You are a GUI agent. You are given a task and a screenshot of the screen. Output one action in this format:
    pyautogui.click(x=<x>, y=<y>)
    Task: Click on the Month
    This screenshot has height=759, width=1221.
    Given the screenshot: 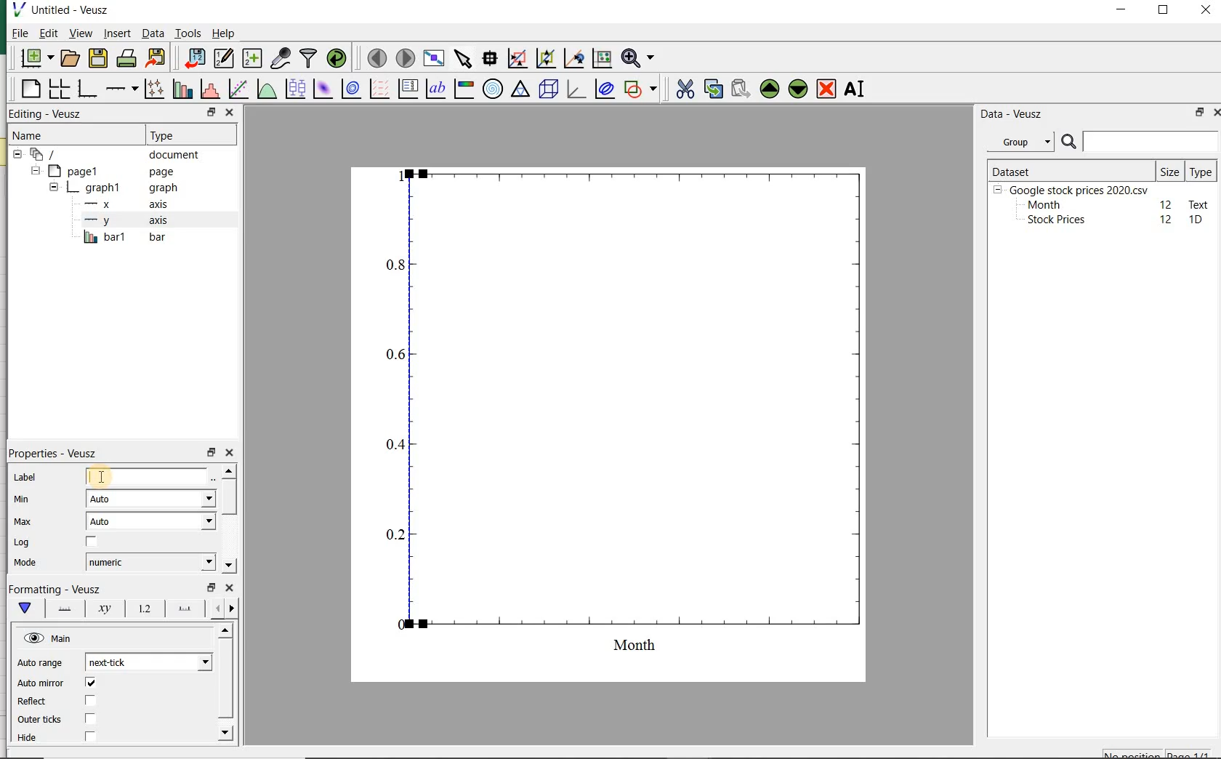 What is the action you would take?
    pyautogui.click(x=1043, y=205)
    